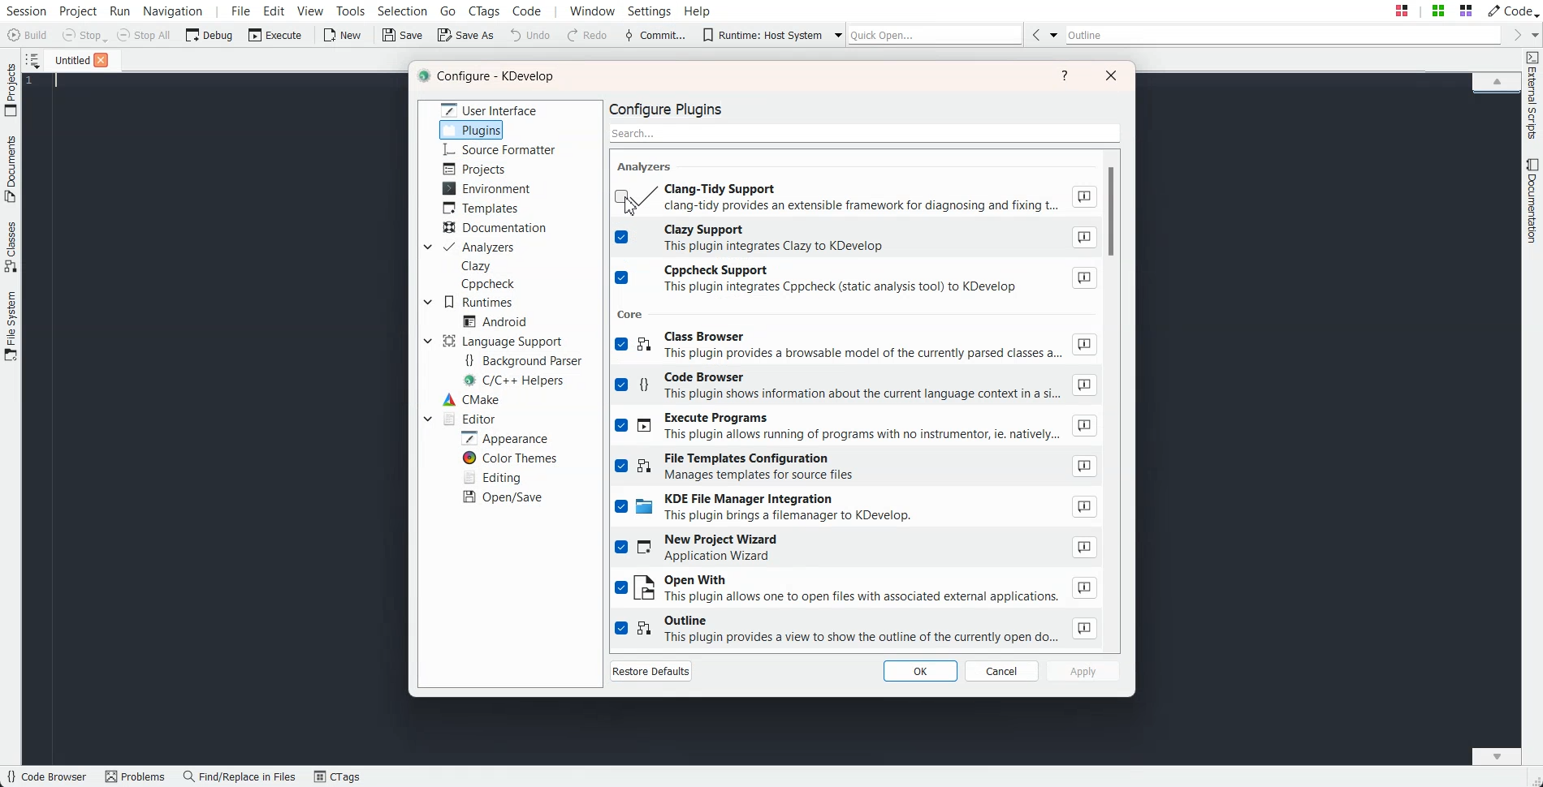  What do you see at coordinates (1284, 35) in the screenshot?
I see `Outline` at bounding box center [1284, 35].